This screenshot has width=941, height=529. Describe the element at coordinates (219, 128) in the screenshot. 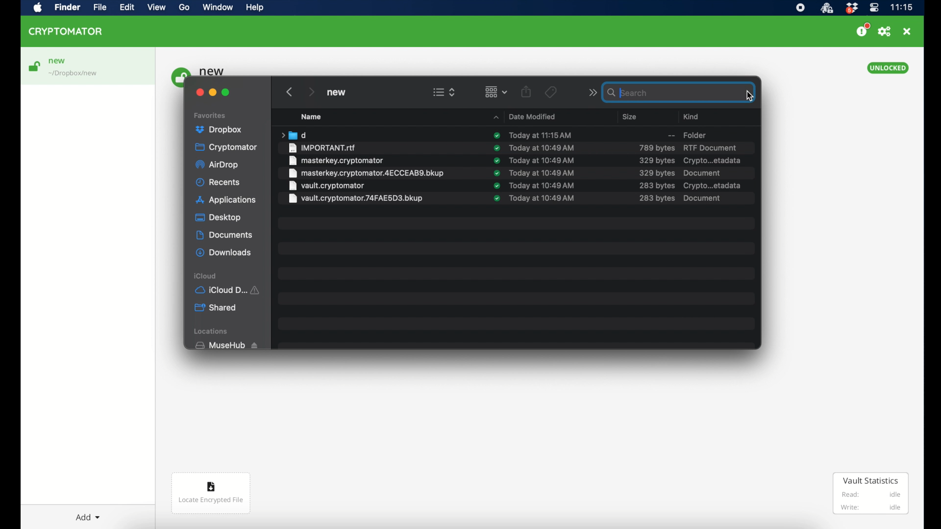

I see `dropbox` at that location.